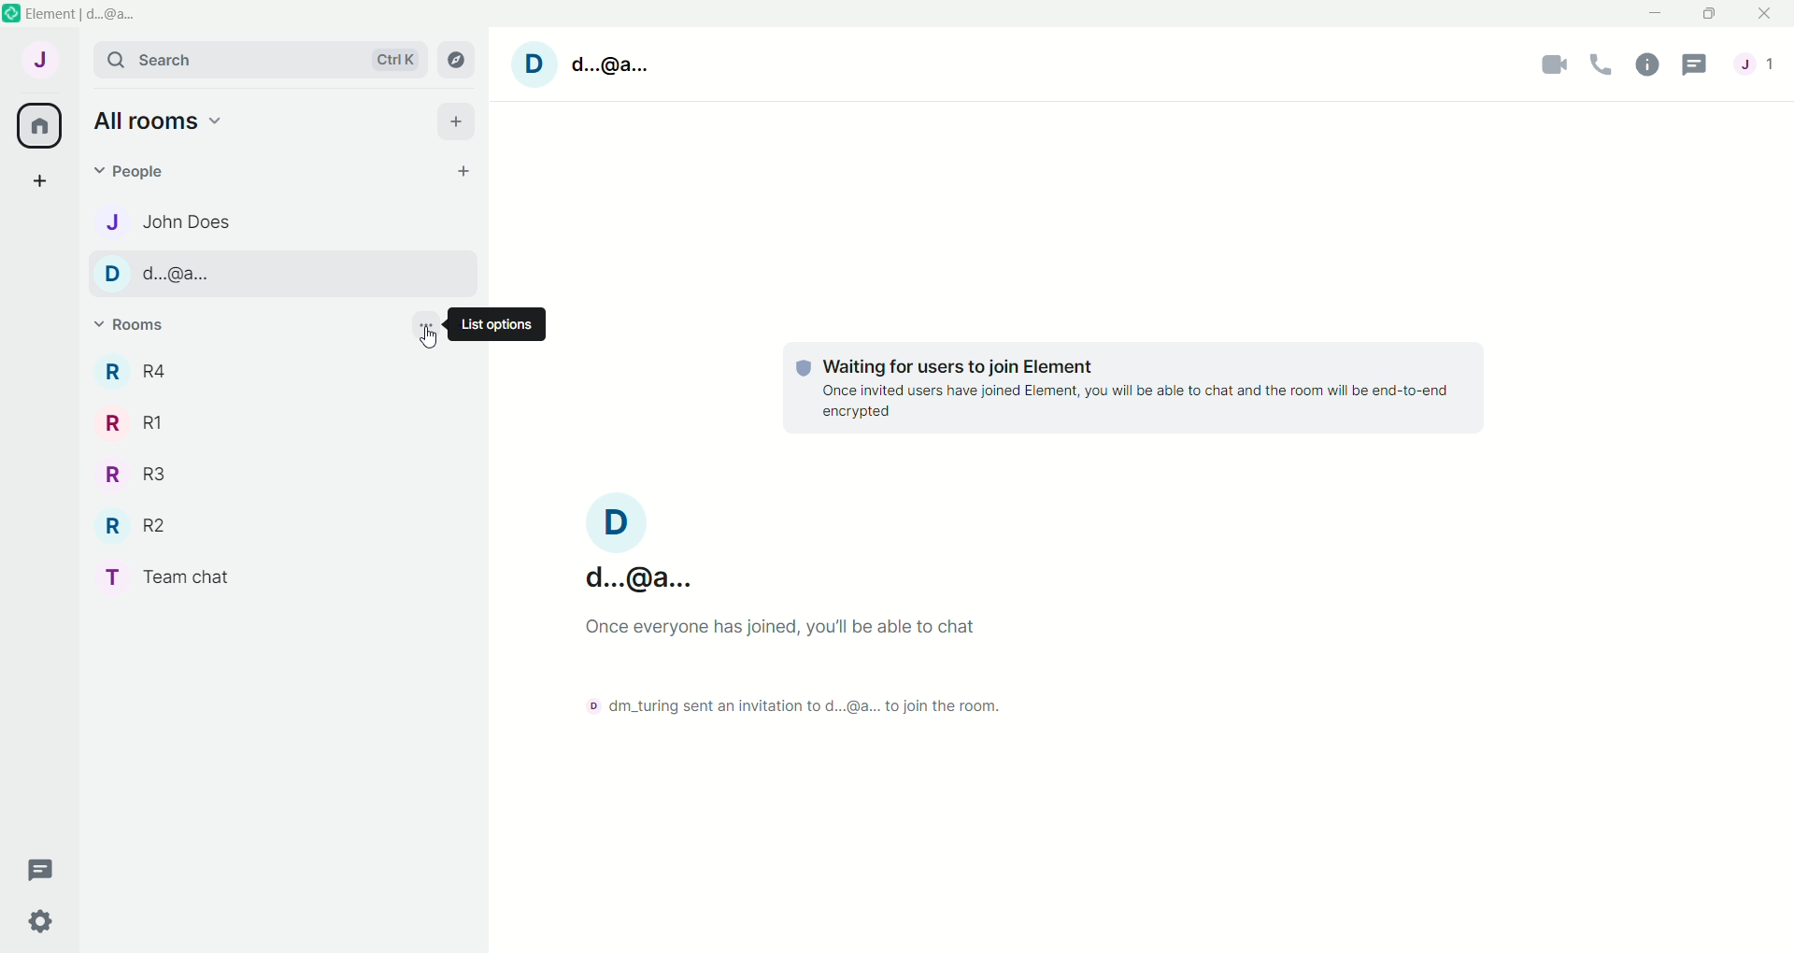  What do you see at coordinates (164, 171) in the screenshot?
I see `People` at bounding box center [164, 171].